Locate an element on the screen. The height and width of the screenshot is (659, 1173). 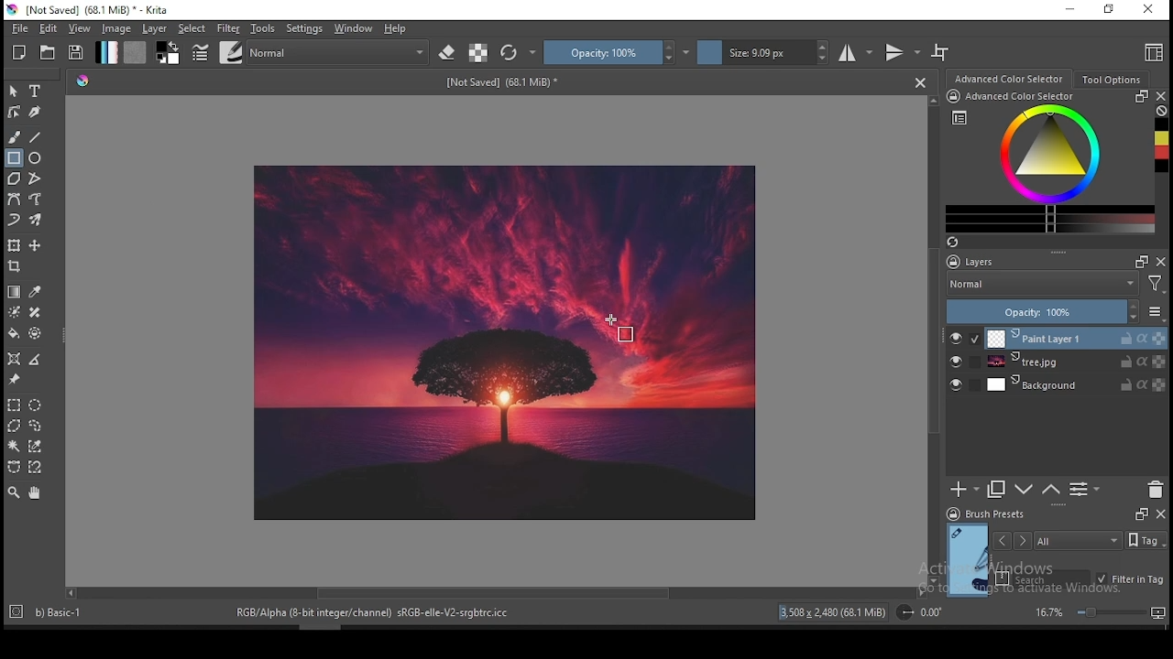
view or change layer properties is located at coordinates (1085, 490).